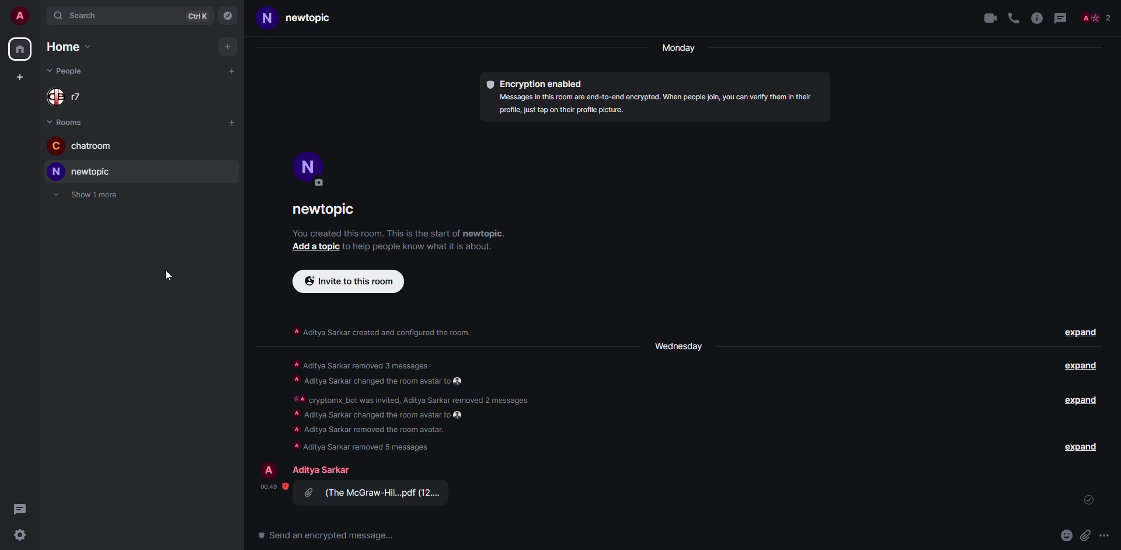 This screenshot has height=550, width=1121. Describe the element at coordinates (1067, 535) in the screenshot. I see `emoji` at that location.